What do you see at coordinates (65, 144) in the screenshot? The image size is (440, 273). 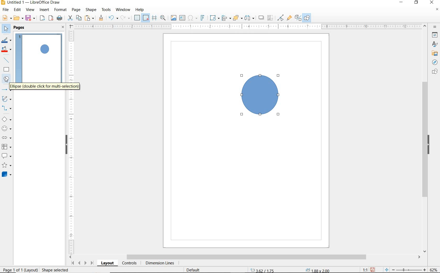 I see `HIDE` at bounding box center [65, 144].